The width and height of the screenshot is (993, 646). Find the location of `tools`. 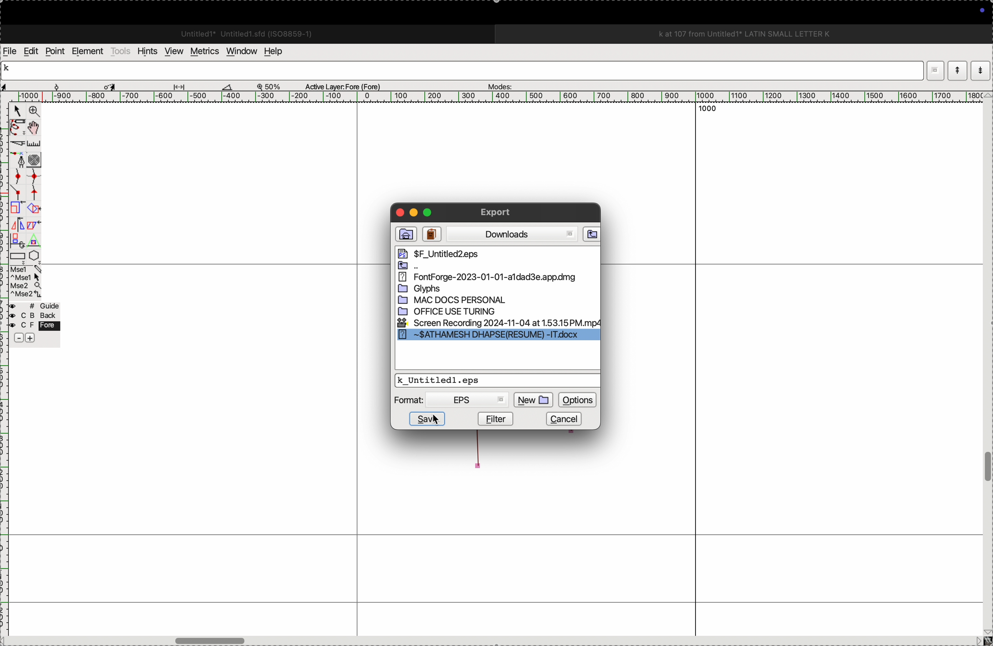

tools is located at coordinates (121, 51).